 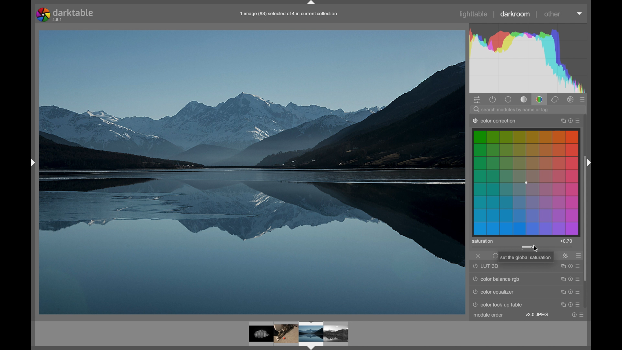 I want to click on options, so click(x=569, y=266).